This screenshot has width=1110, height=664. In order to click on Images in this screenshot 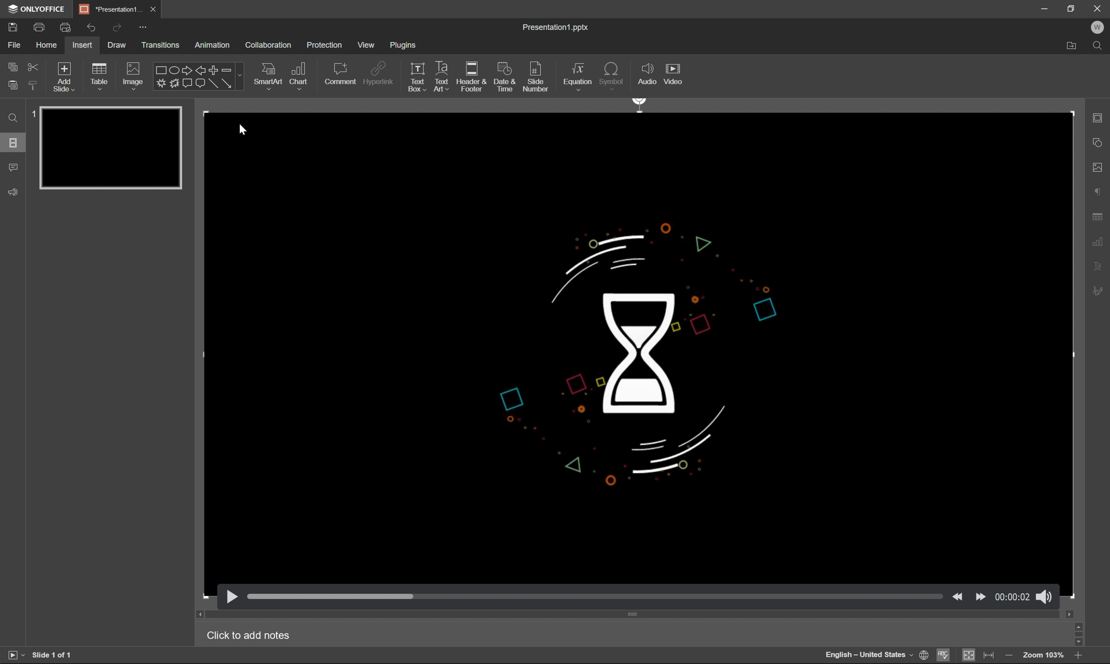, I will do `click(132, 76)`.